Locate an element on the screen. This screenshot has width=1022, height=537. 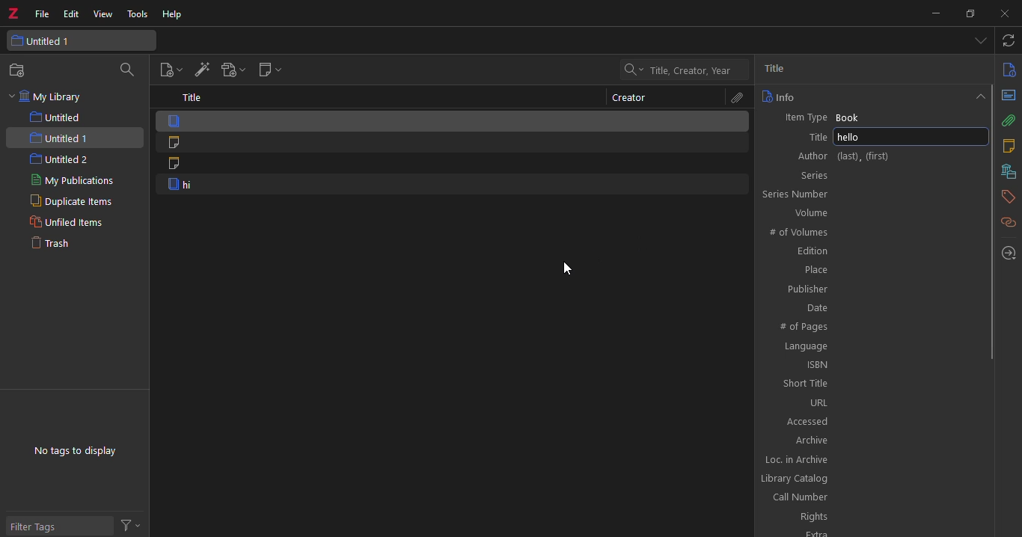
library is located at coordinates (1006, 171).